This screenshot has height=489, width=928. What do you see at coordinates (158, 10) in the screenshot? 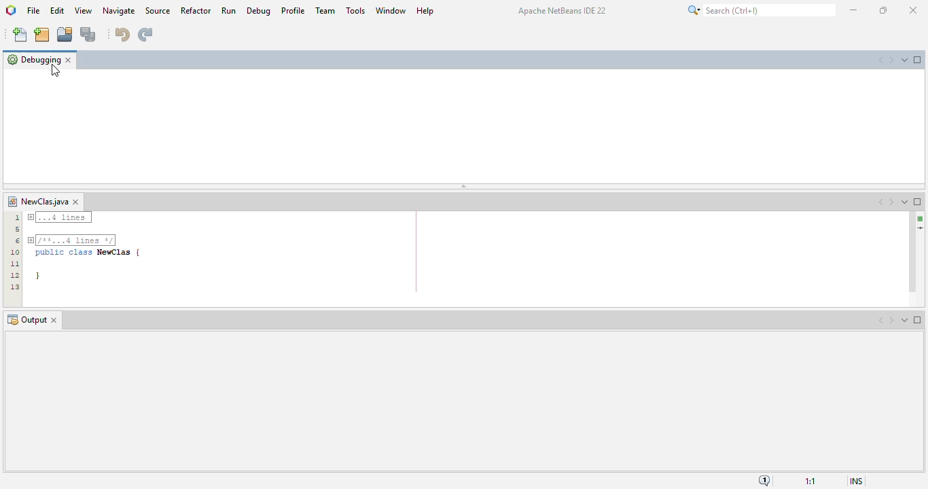
I see `source` at bounding box center [158, 10].